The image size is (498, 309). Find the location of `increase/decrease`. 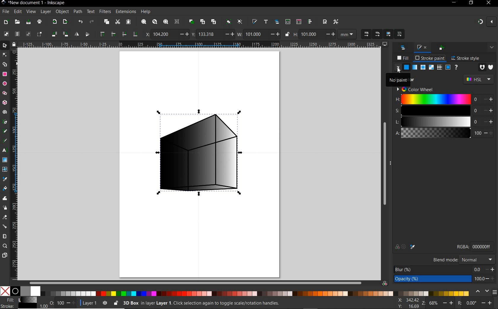

increase/decrease is located at coordinates (71, 303).